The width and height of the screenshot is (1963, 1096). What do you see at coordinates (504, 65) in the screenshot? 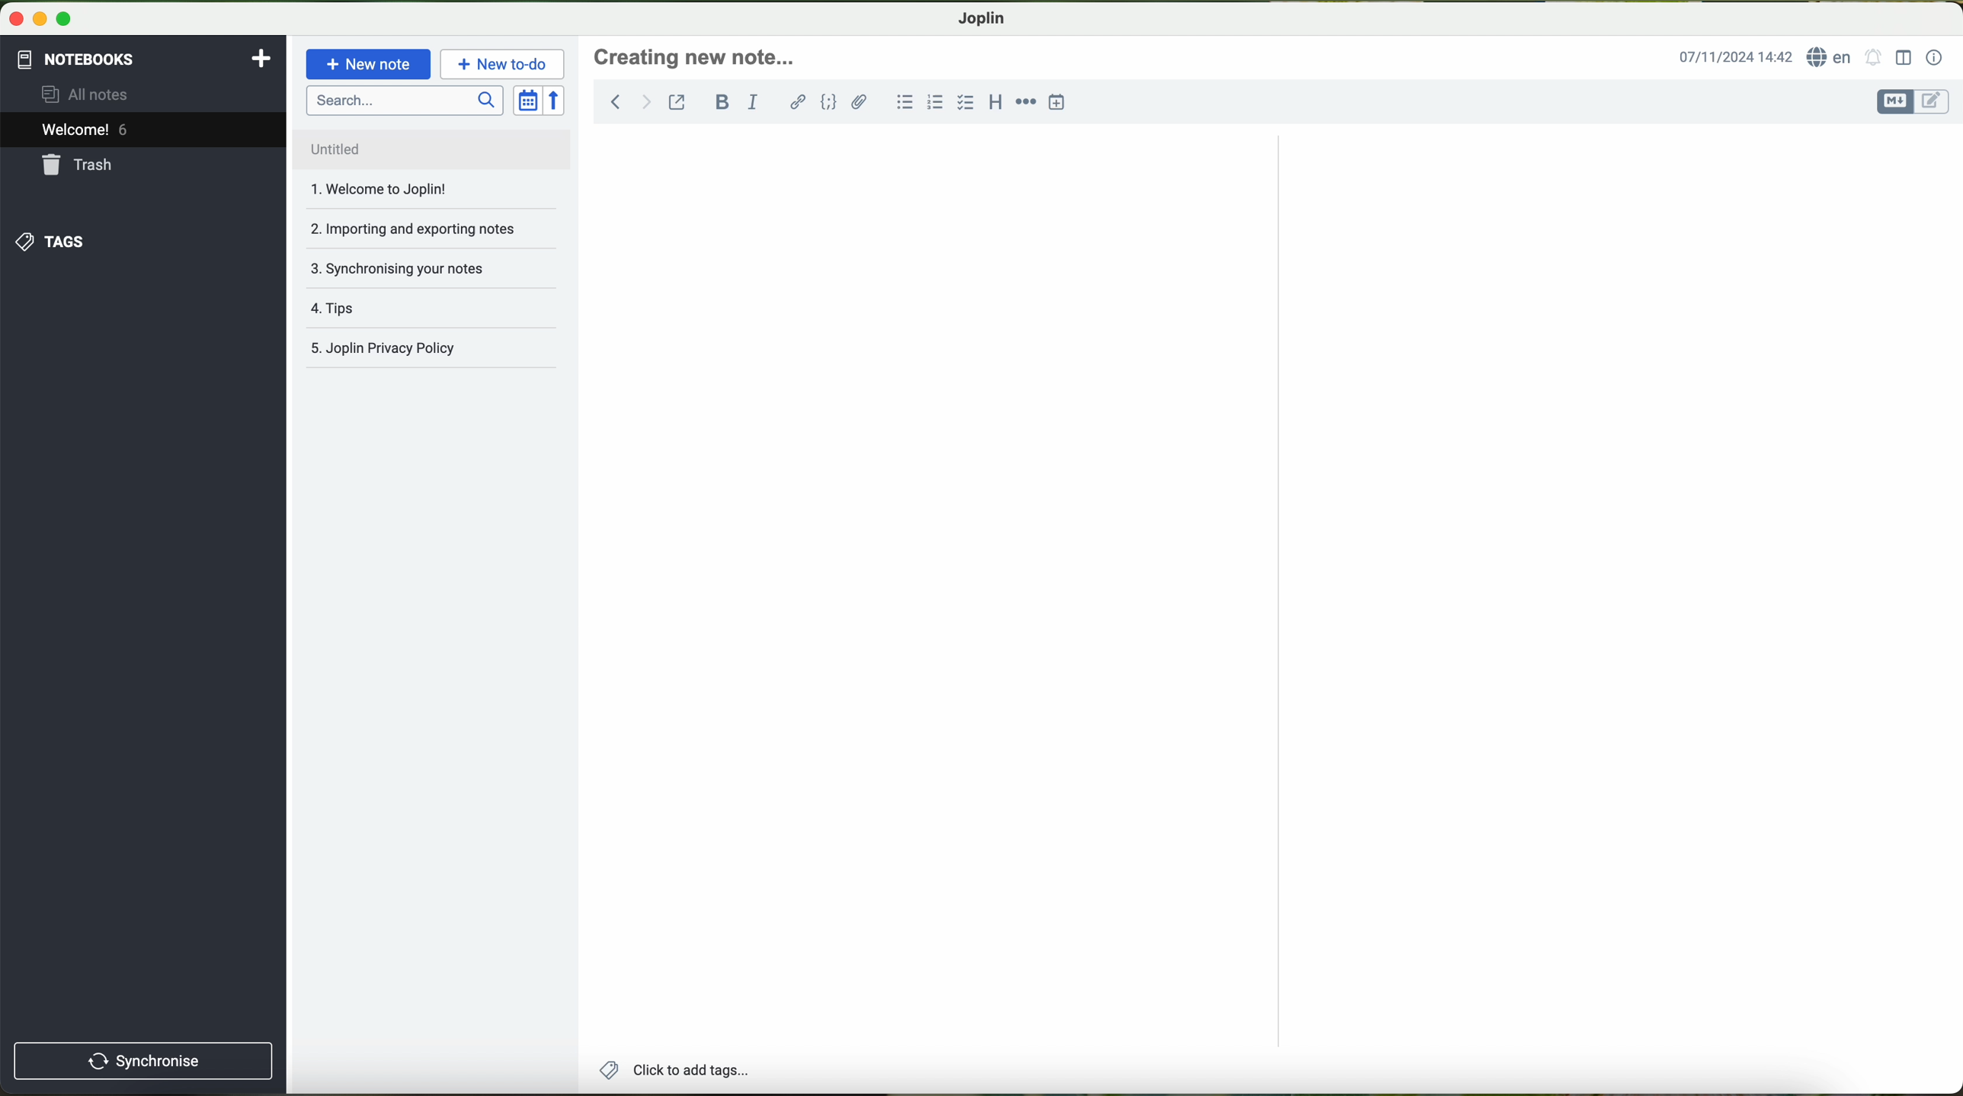
I see `new to-do` at bounding box center [504, 65].